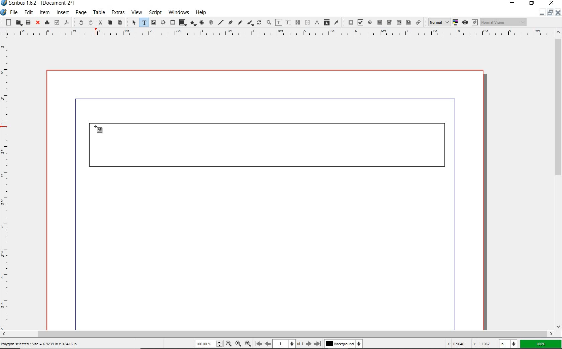 The image size is (562, 349). I want to click on table, so click(172, 22).